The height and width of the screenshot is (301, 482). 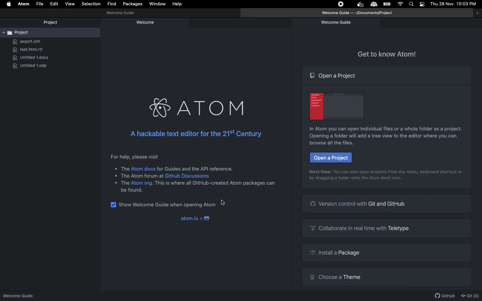 What do you see at coordinates (334, 107) in the screenshot?
I see `Screen` at bounding box center [334, 107].